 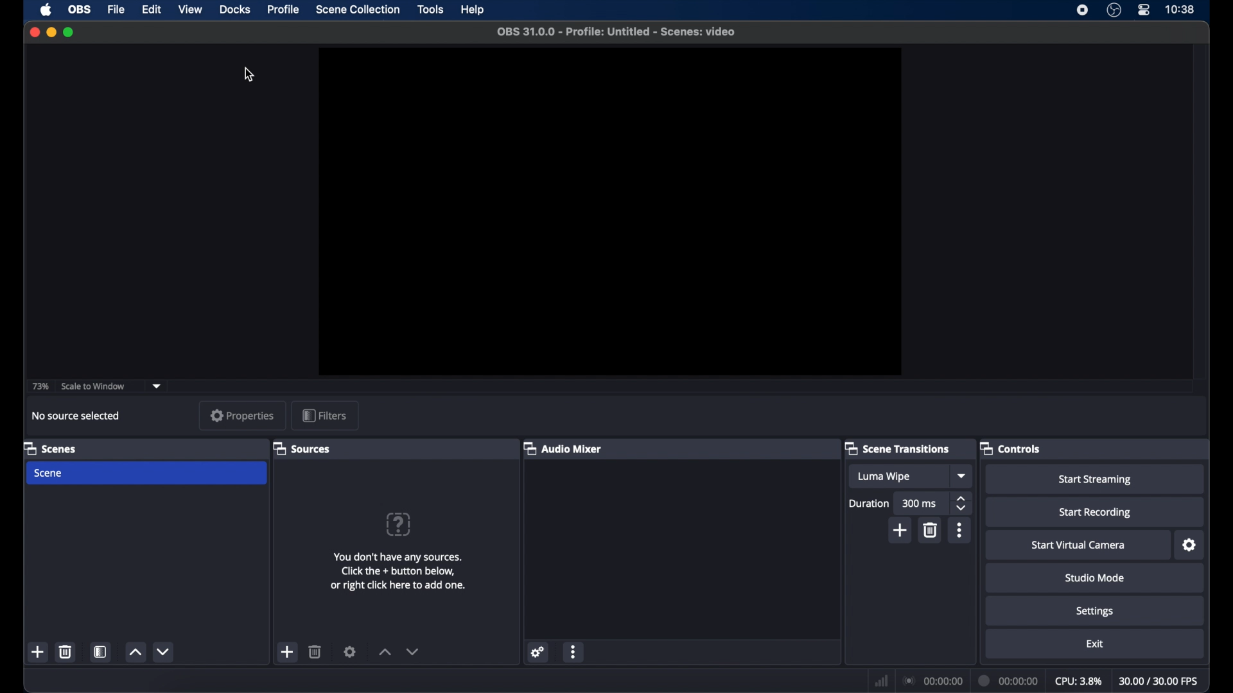 I want to click on duration, so click(x=868, y=504).